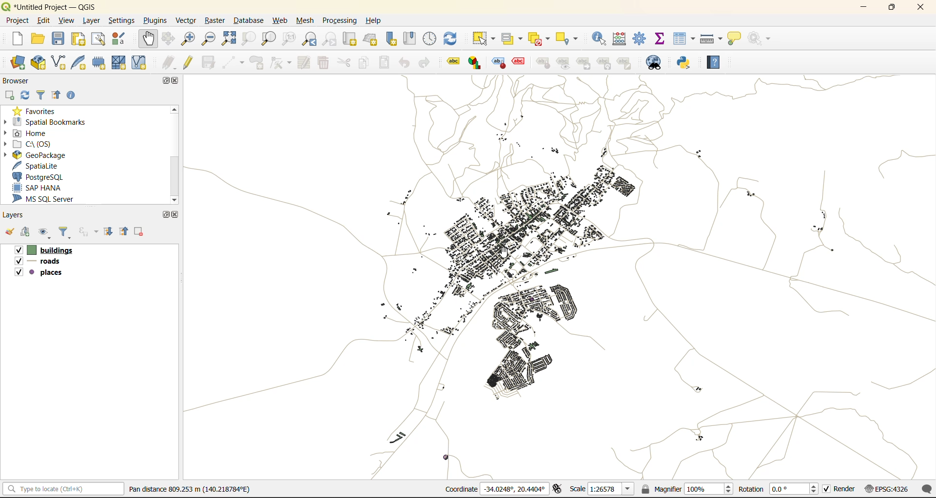 Image resolution: width=936 pixels, height=498 pixels. What do you see at coordinates (286, 40) in the screenshot?
I see `zoom native` at bounding box center [286, 40].